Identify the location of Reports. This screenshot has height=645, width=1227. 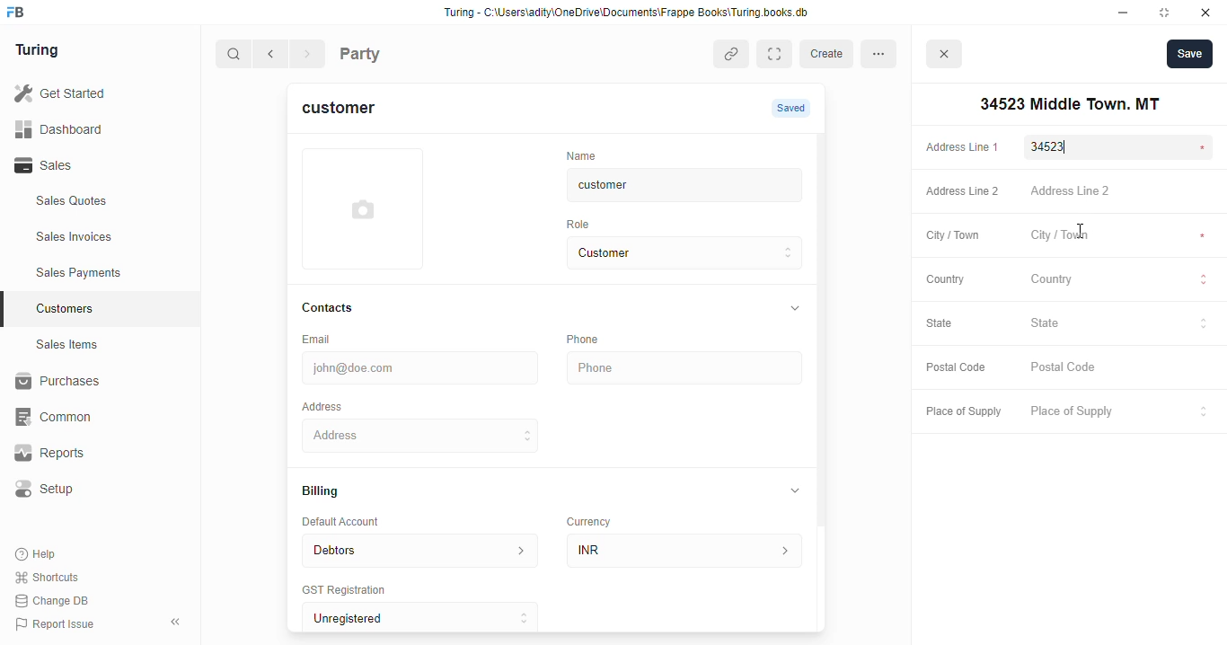
(82, 454).